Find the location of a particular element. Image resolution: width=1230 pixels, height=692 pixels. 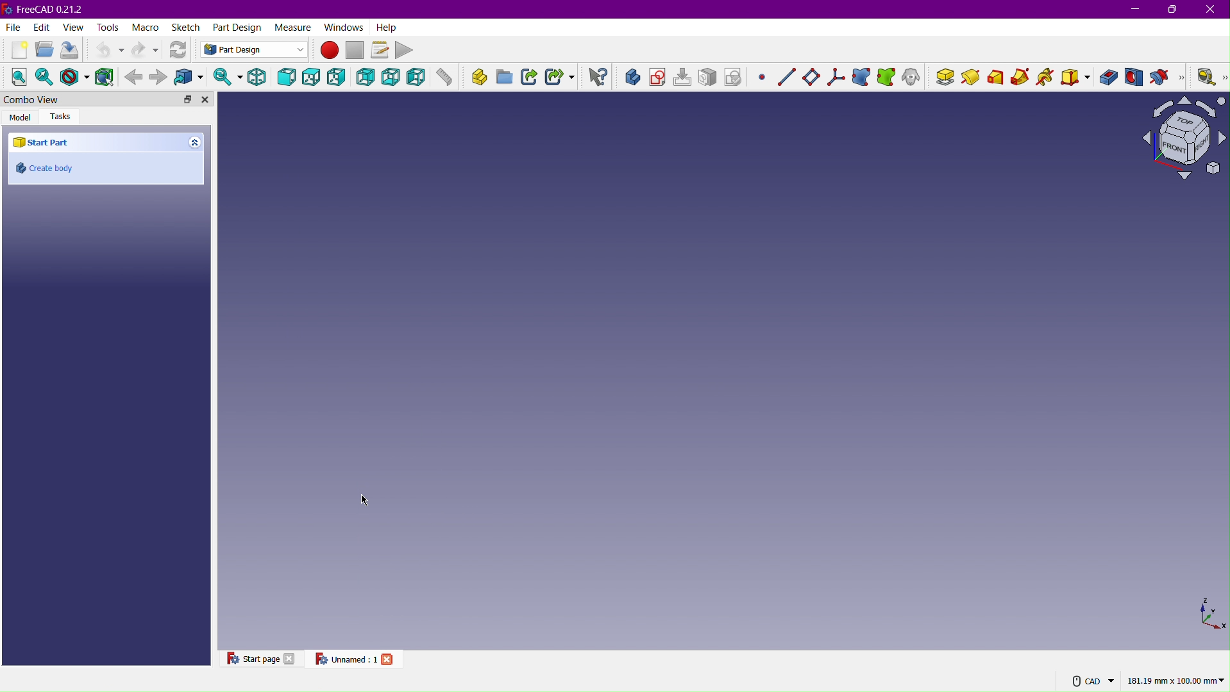

Validate sketch is located at coordinates (733, 79).